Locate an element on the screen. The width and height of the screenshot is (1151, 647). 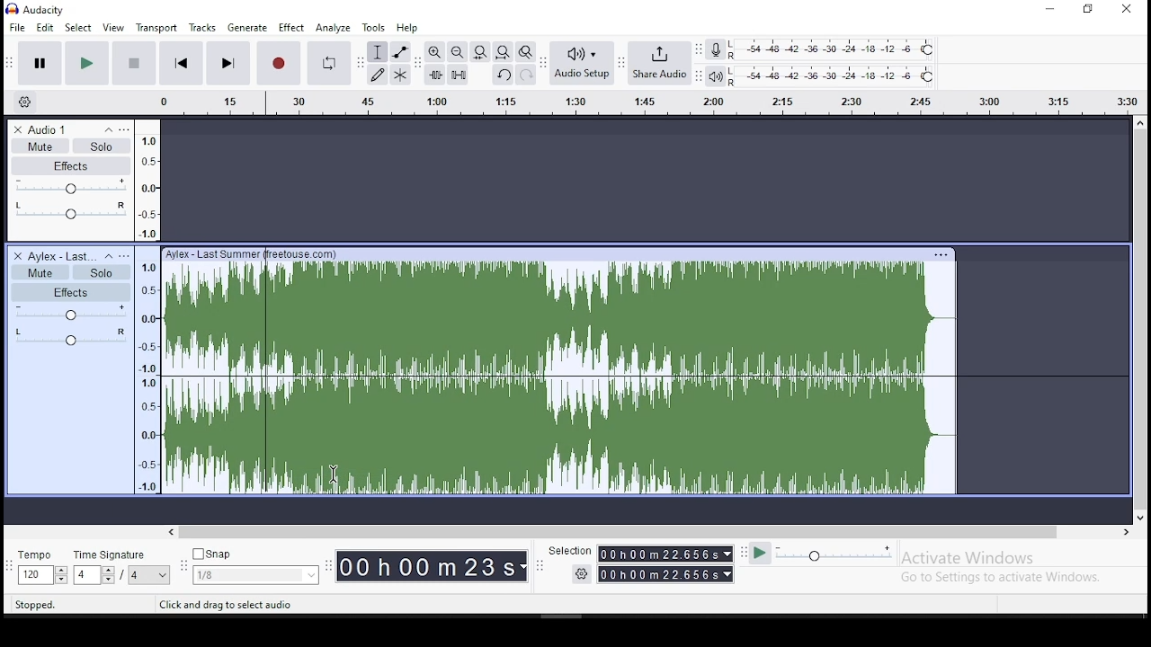
restore is located at coordinates (1089, 9).